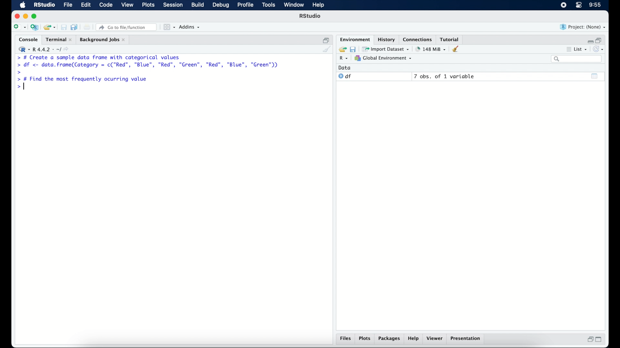 The height and width of the screenshot is (348, 620). I want to click on clear, so click(458, 49).